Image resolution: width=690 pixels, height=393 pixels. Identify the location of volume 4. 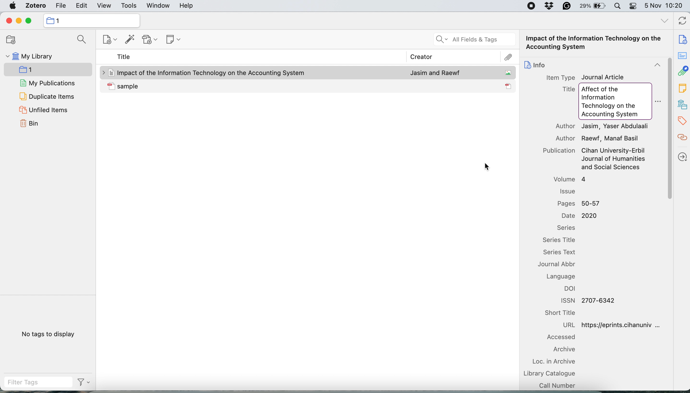
(571, 179).